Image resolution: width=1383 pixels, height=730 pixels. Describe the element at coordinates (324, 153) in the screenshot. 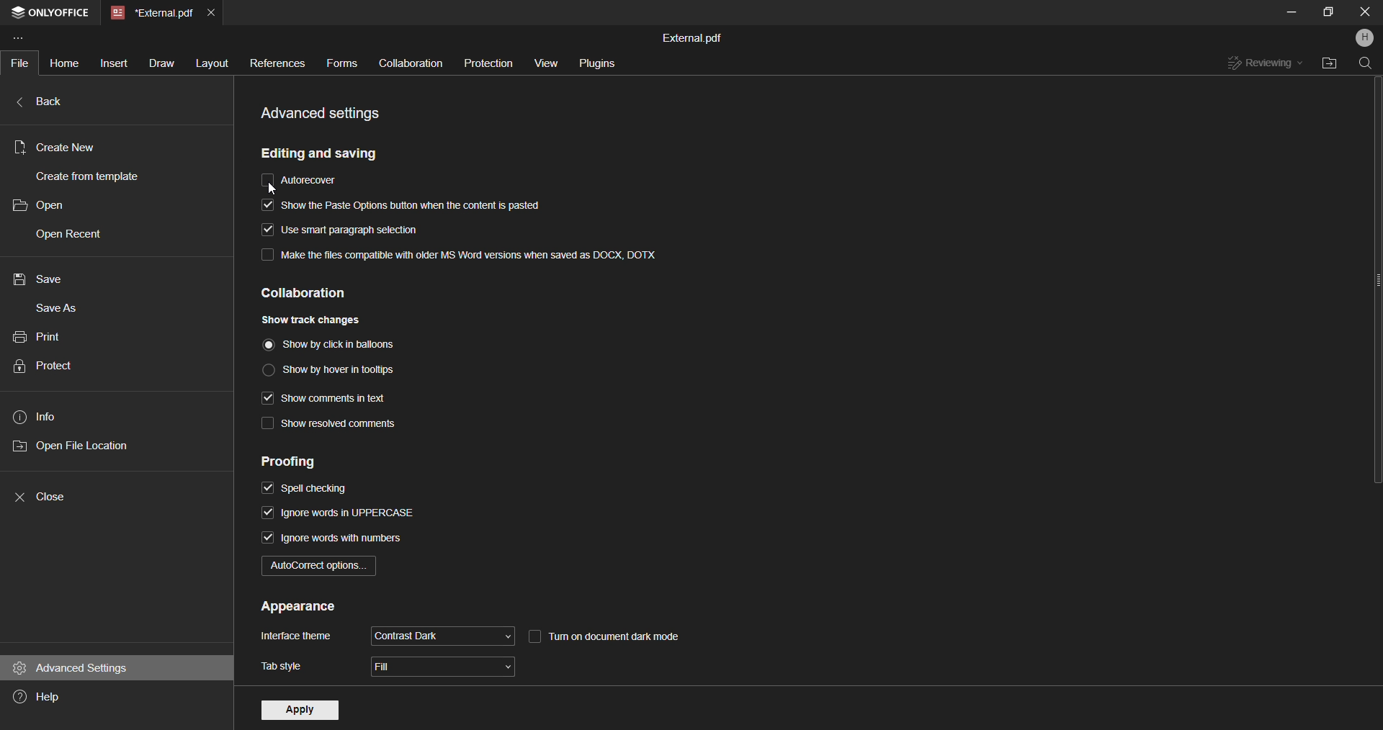

I see `editing and savings` at that location.